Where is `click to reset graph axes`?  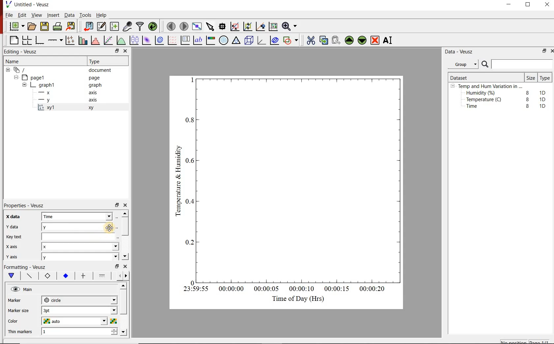 click to reset graph axes is located at coordinates (272, 27).